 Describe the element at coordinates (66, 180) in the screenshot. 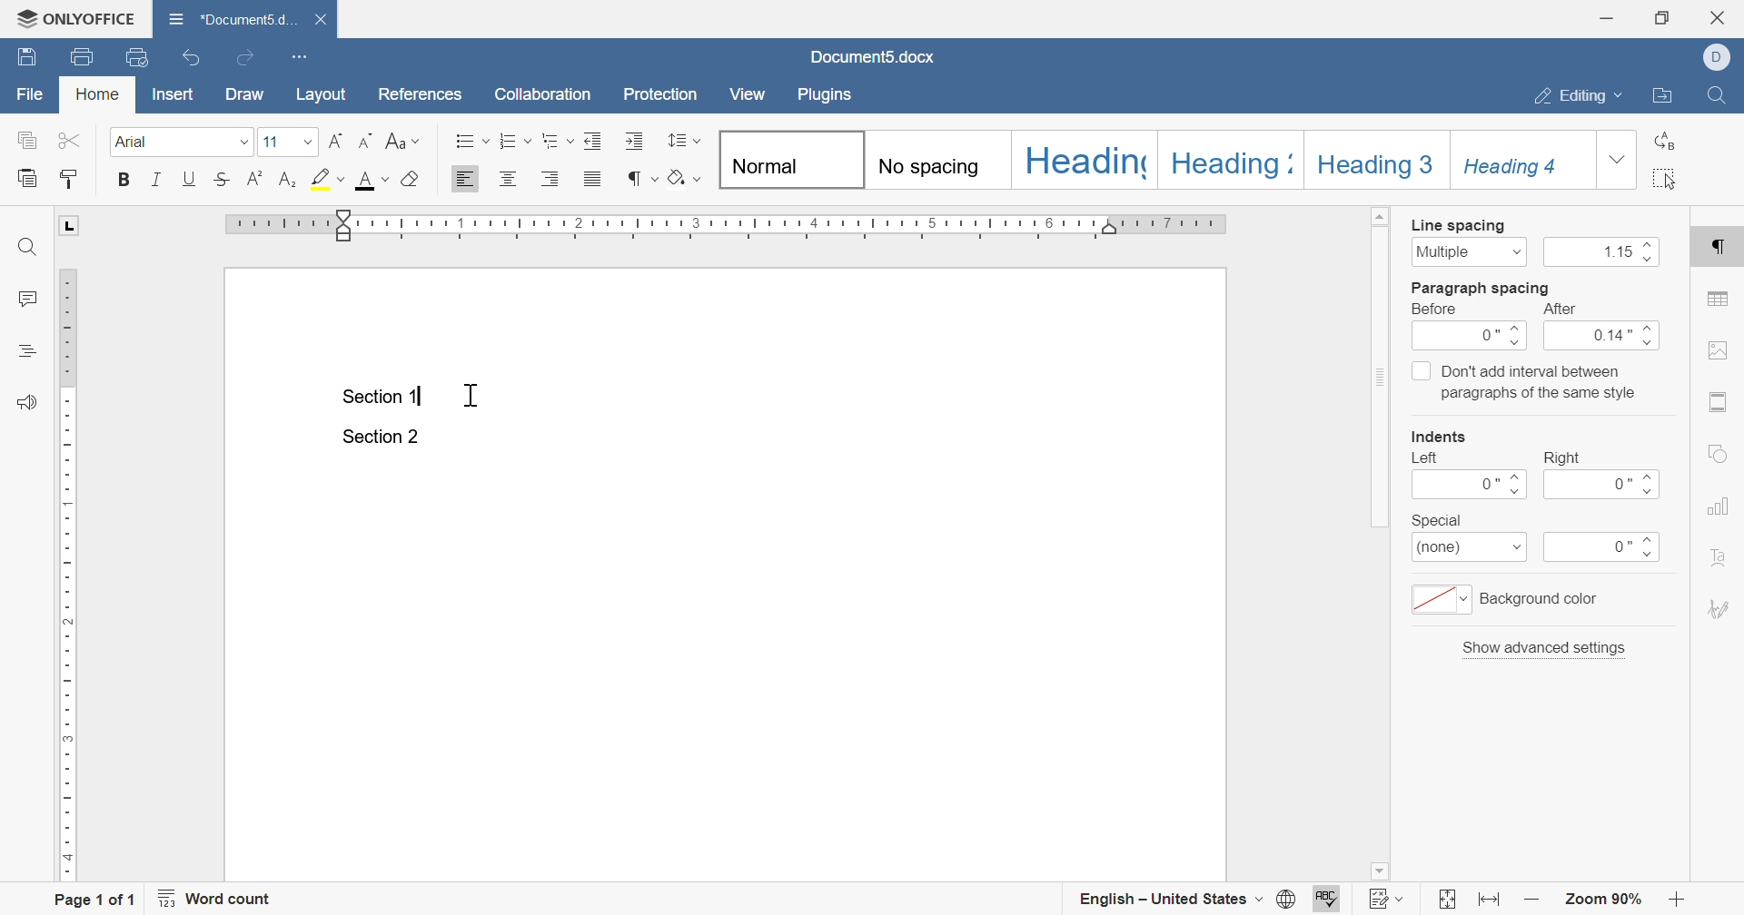

I see `copy style` at that location.